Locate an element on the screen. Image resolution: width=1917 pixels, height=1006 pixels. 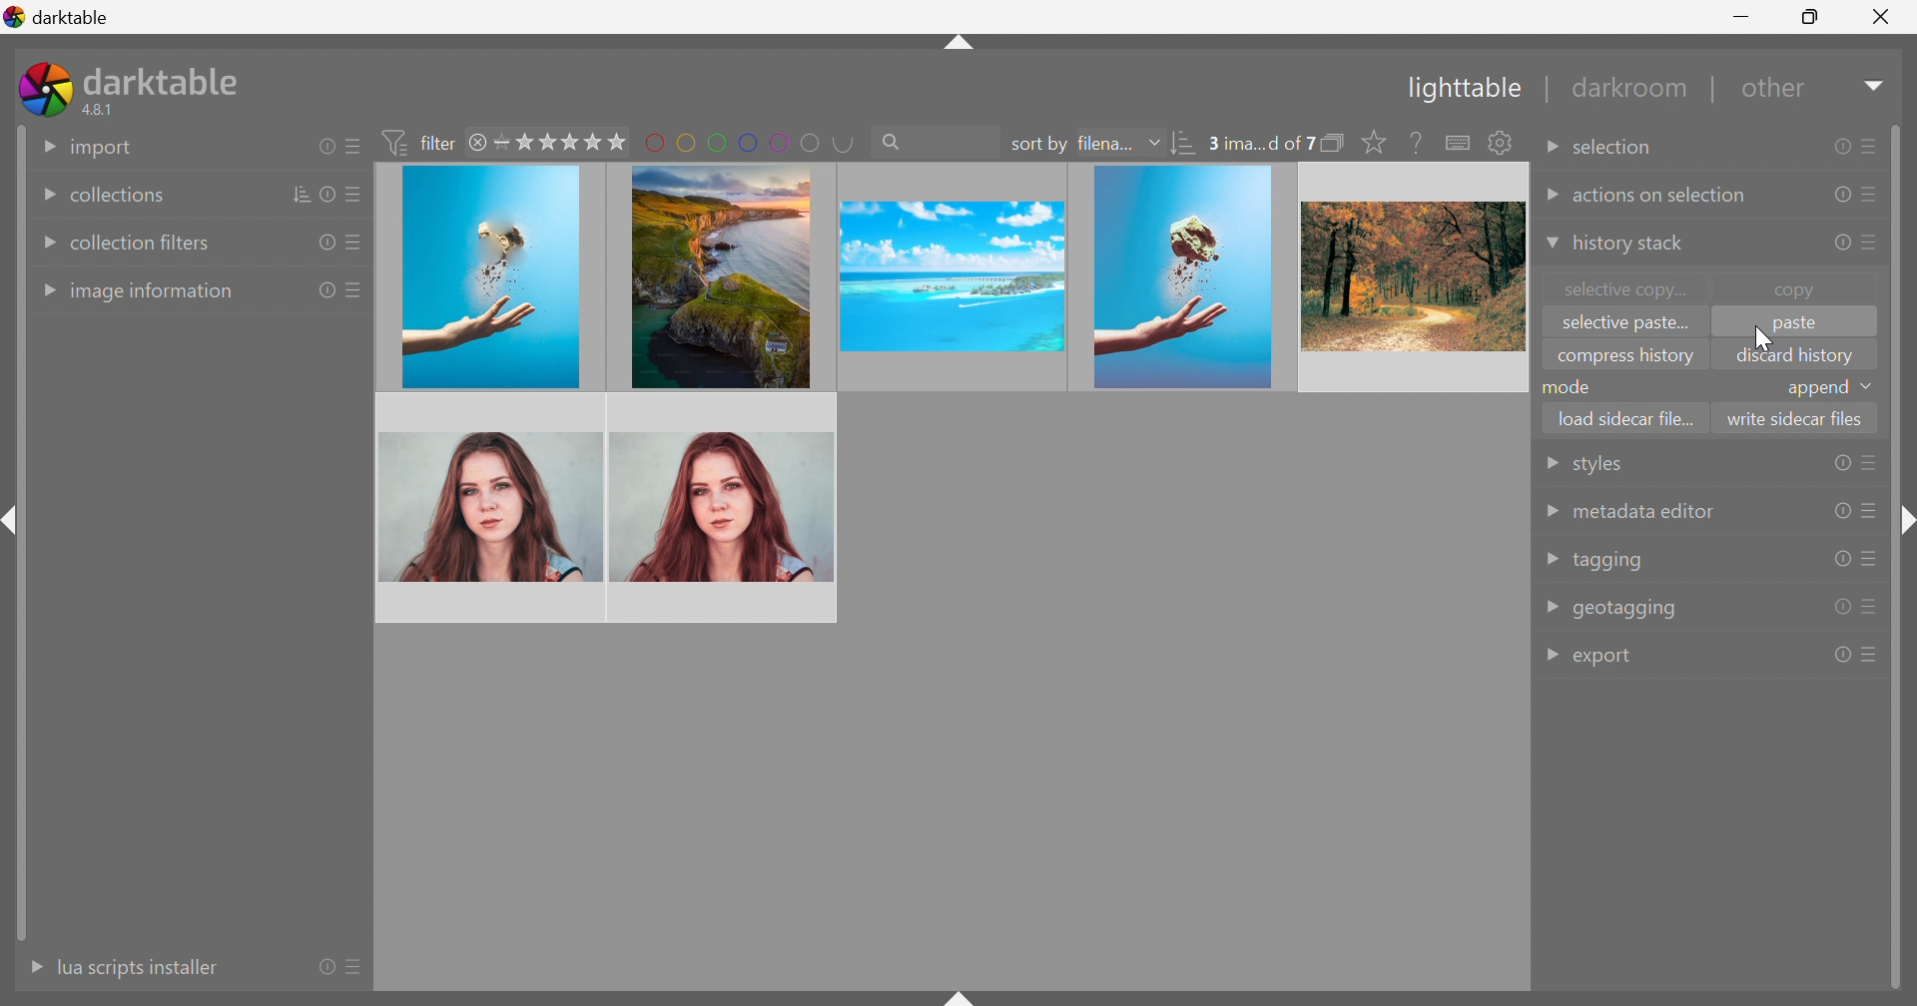
Drop Down is located at coordinates (1550, 195).